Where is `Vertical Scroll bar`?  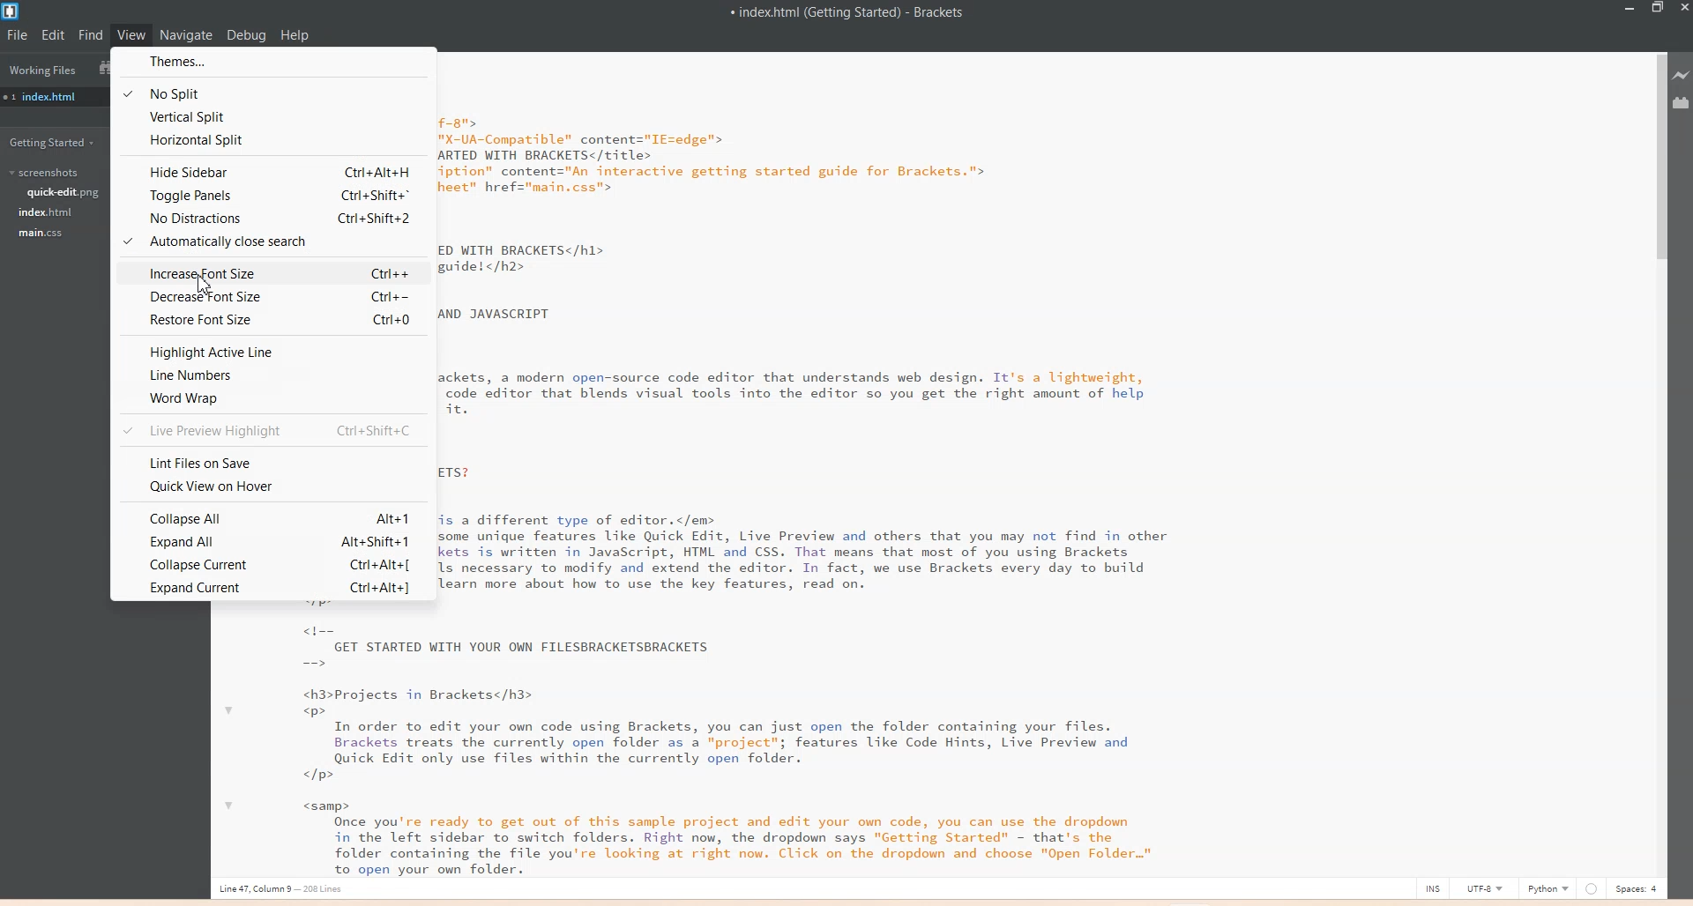 Vertical Scroll bar is located at coordinates (1659, 460).